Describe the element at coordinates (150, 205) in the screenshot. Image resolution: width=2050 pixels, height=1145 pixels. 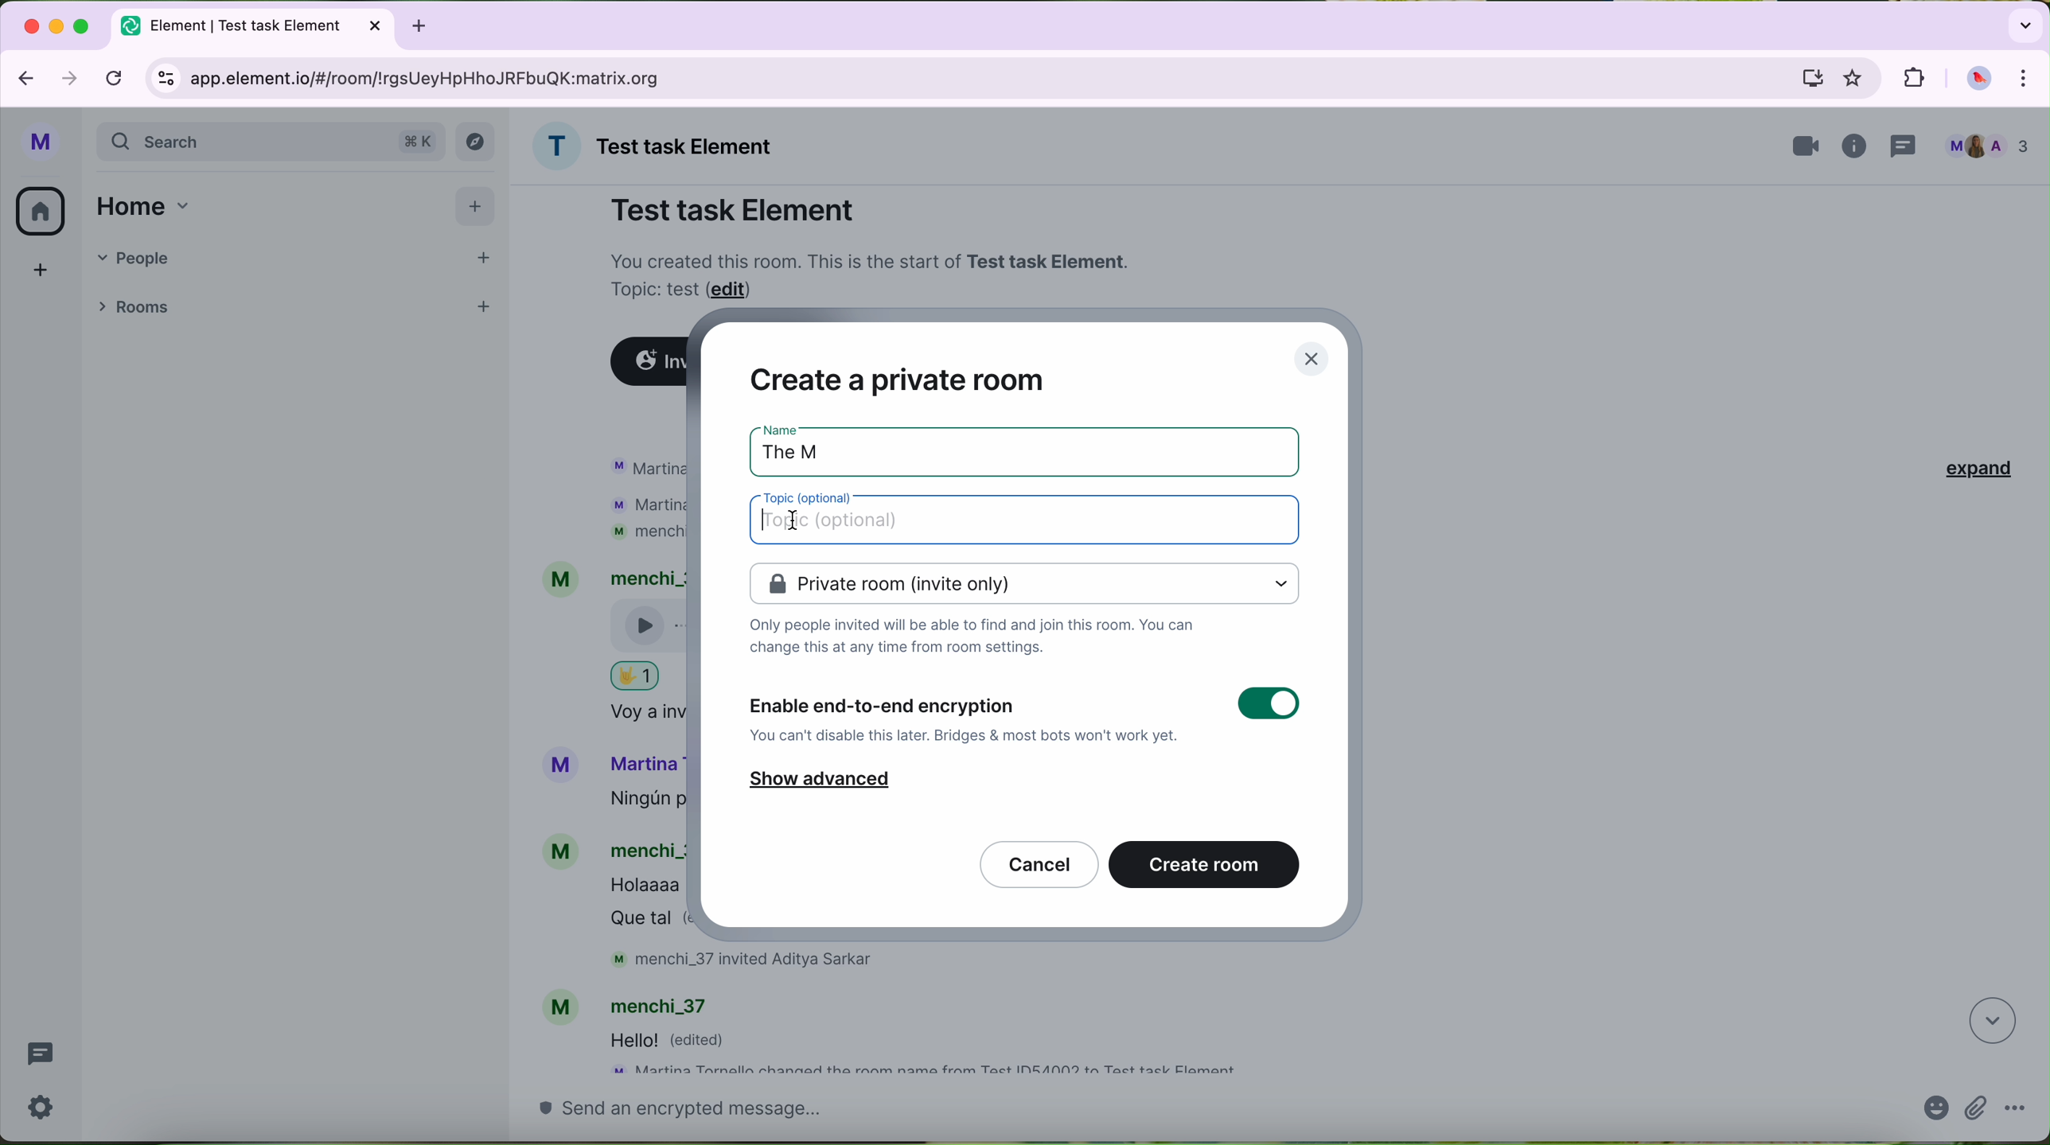
I see `home tab` at that location.